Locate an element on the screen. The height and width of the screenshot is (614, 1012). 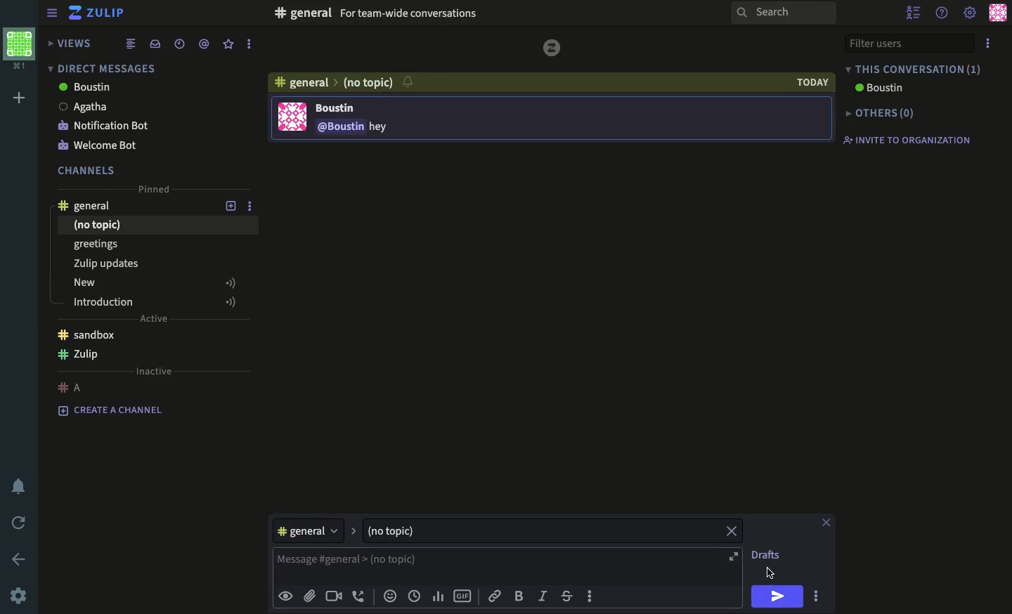
Agatha  is located at coordinates (83, 106).